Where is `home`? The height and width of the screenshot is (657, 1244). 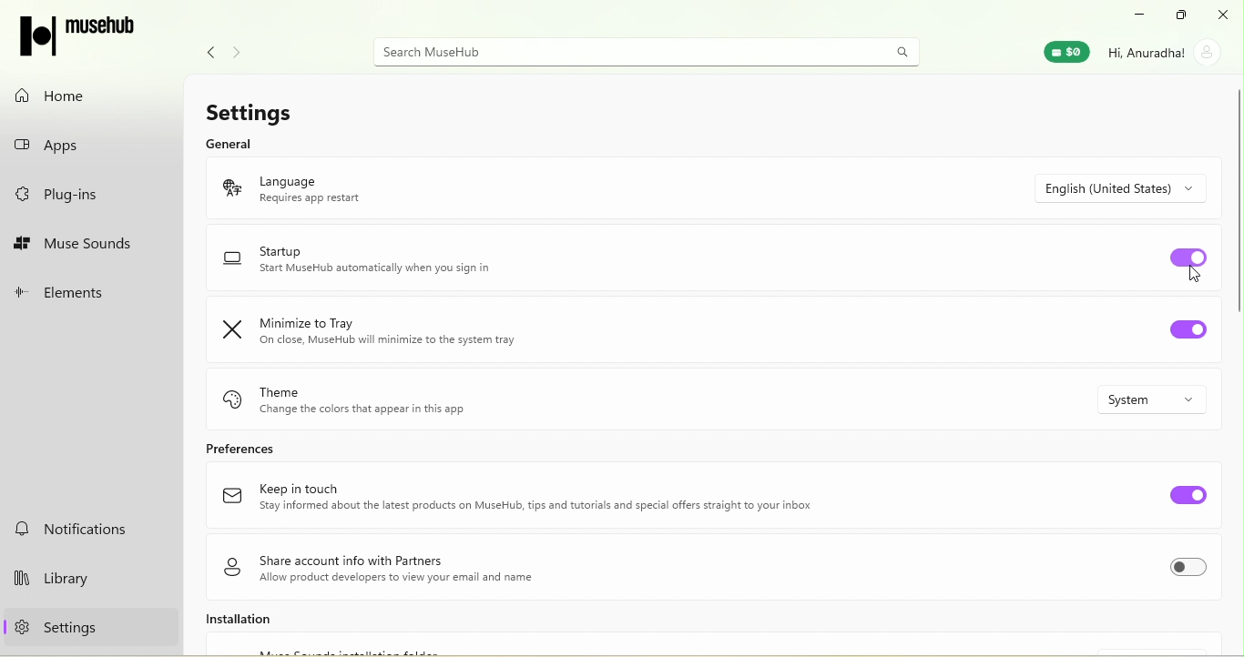
home is located at coordinates (80, 92).